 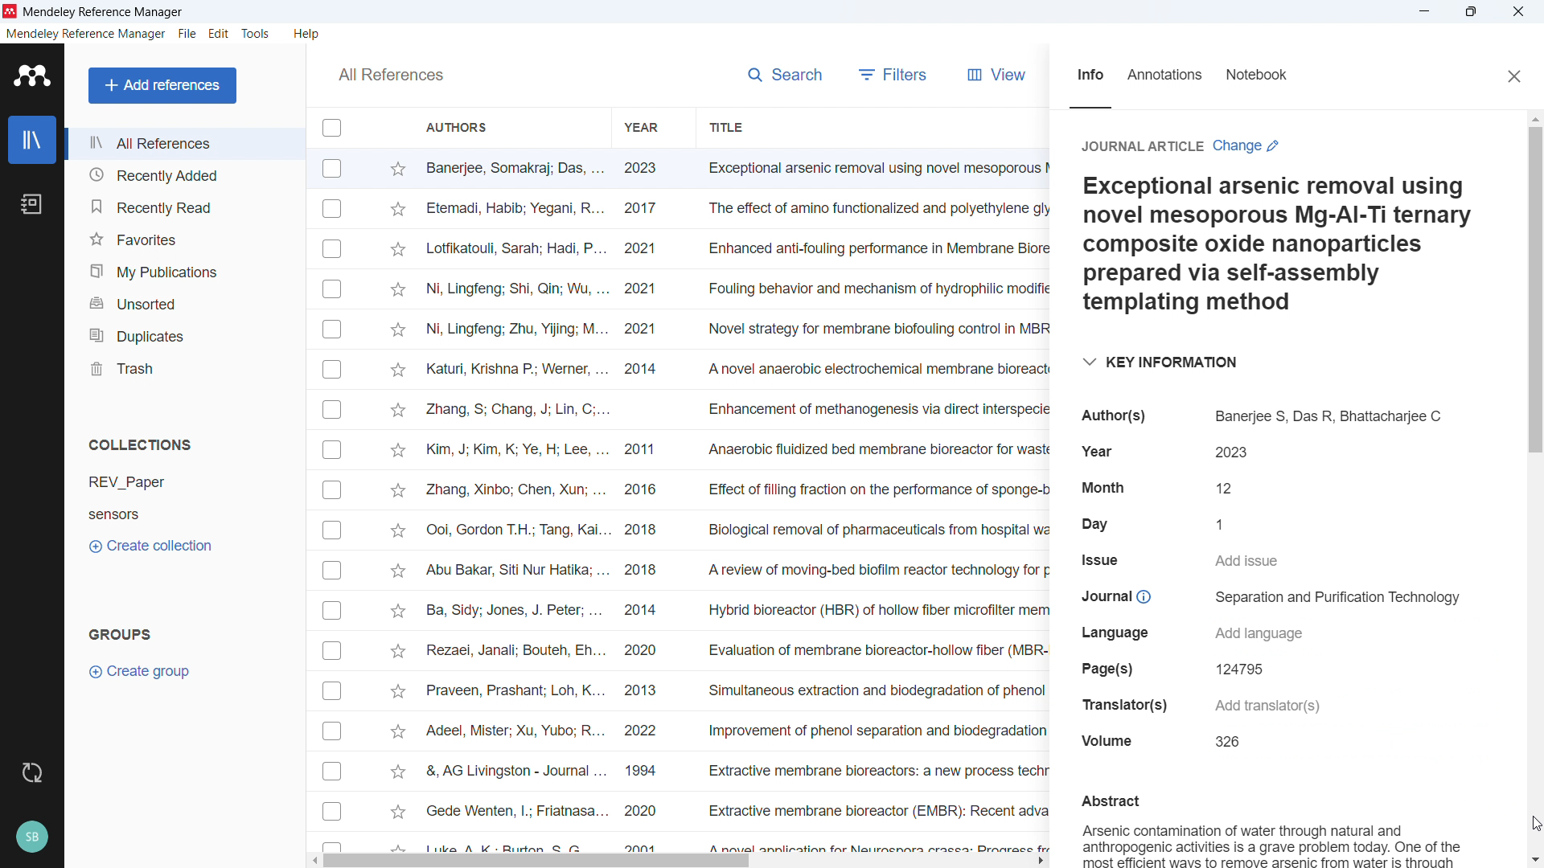 I want to click on click to starmark individual entries, so click(x=396, y=493).